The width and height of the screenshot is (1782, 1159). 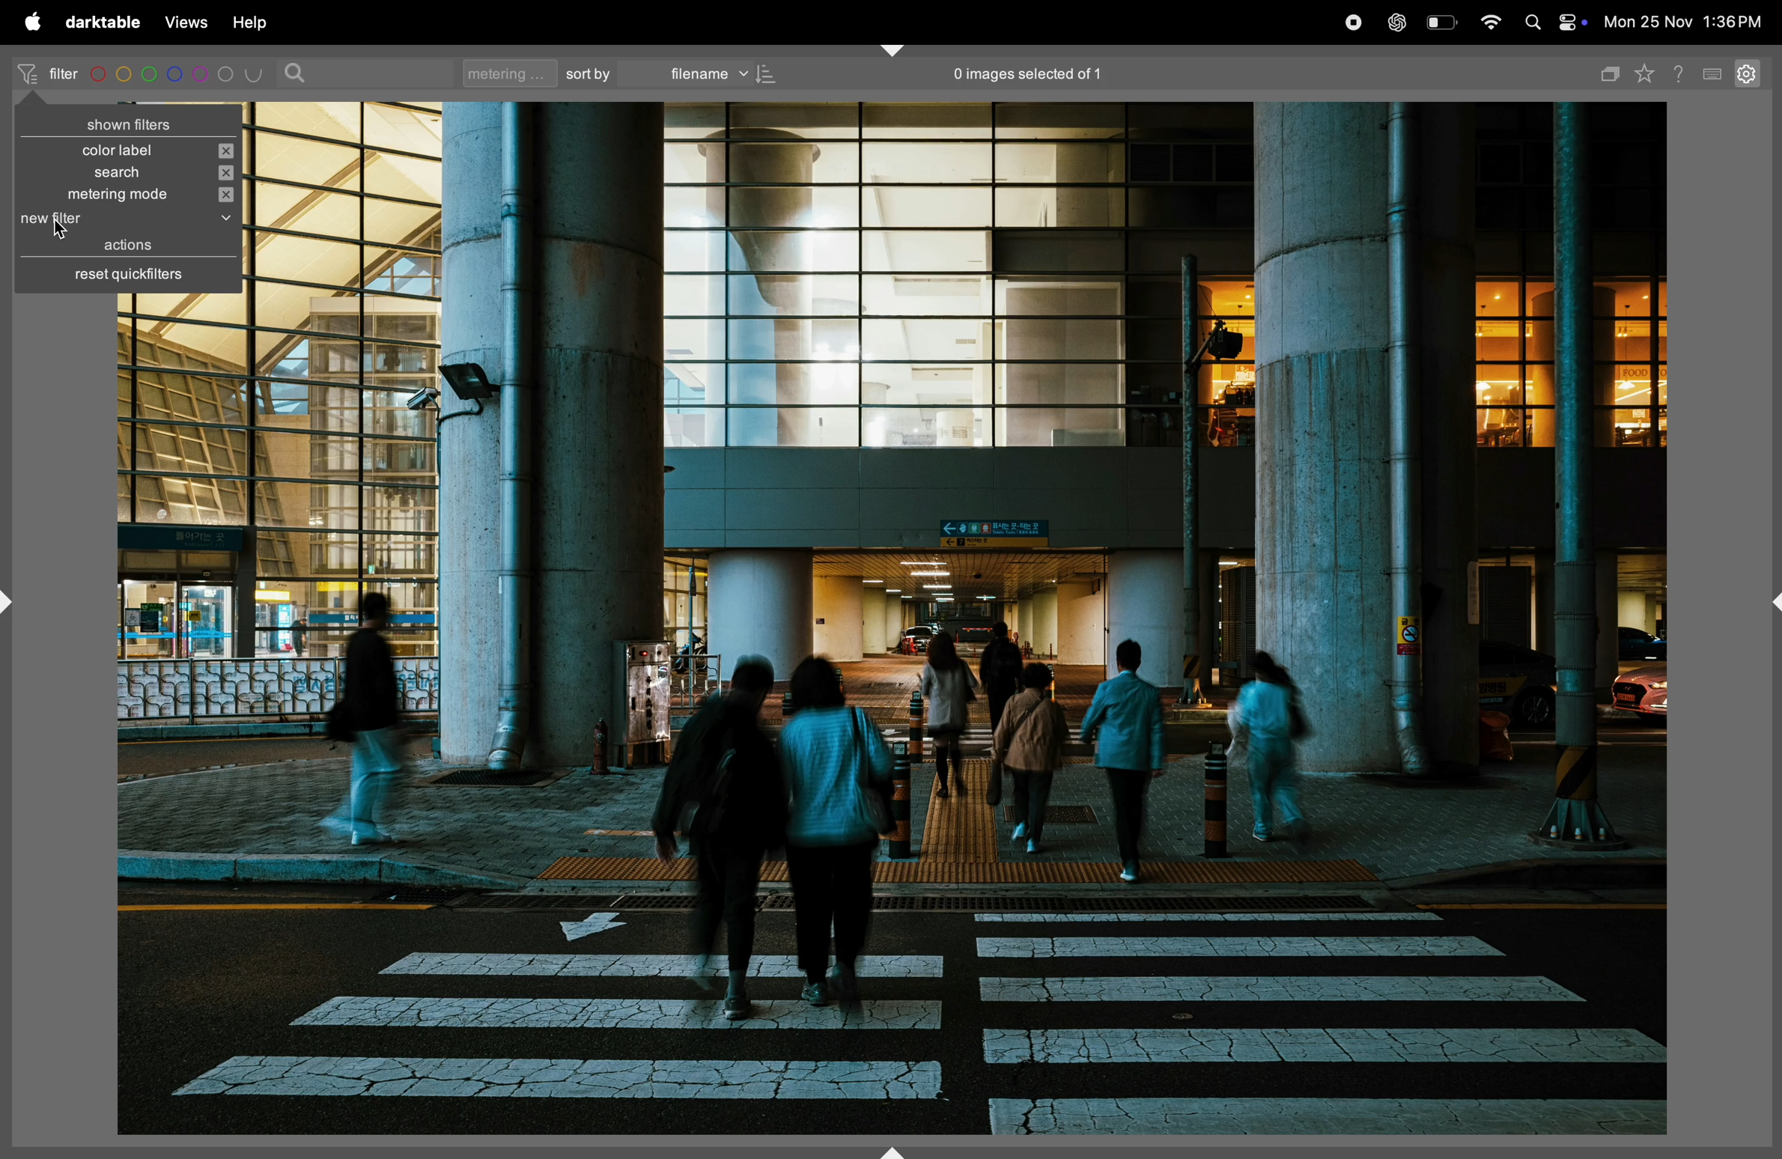 I want to click on wifi, so click(x=1491, y=22).